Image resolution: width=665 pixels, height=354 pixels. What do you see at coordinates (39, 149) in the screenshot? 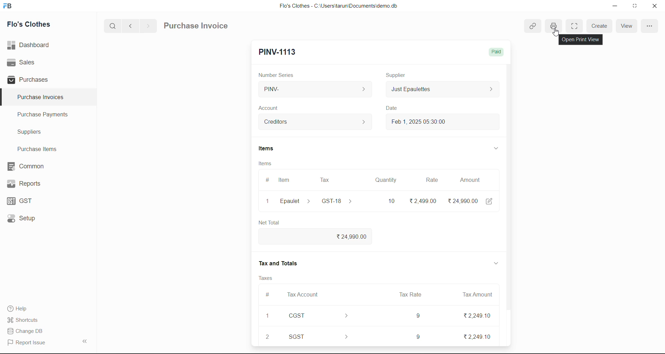
I see `Purchase Items` at bounding box center [39, 149].